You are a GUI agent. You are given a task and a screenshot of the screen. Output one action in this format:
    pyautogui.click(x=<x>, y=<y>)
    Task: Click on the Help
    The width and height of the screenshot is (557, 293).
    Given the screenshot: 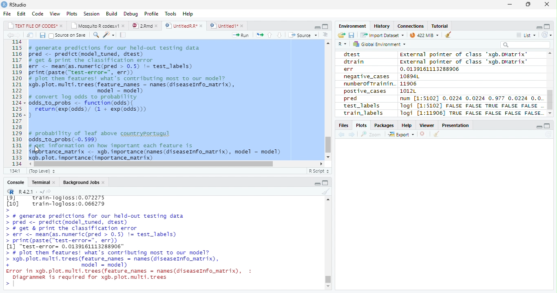 What is the action you would take?
    pyautogui.click(x=189, y=15)
    